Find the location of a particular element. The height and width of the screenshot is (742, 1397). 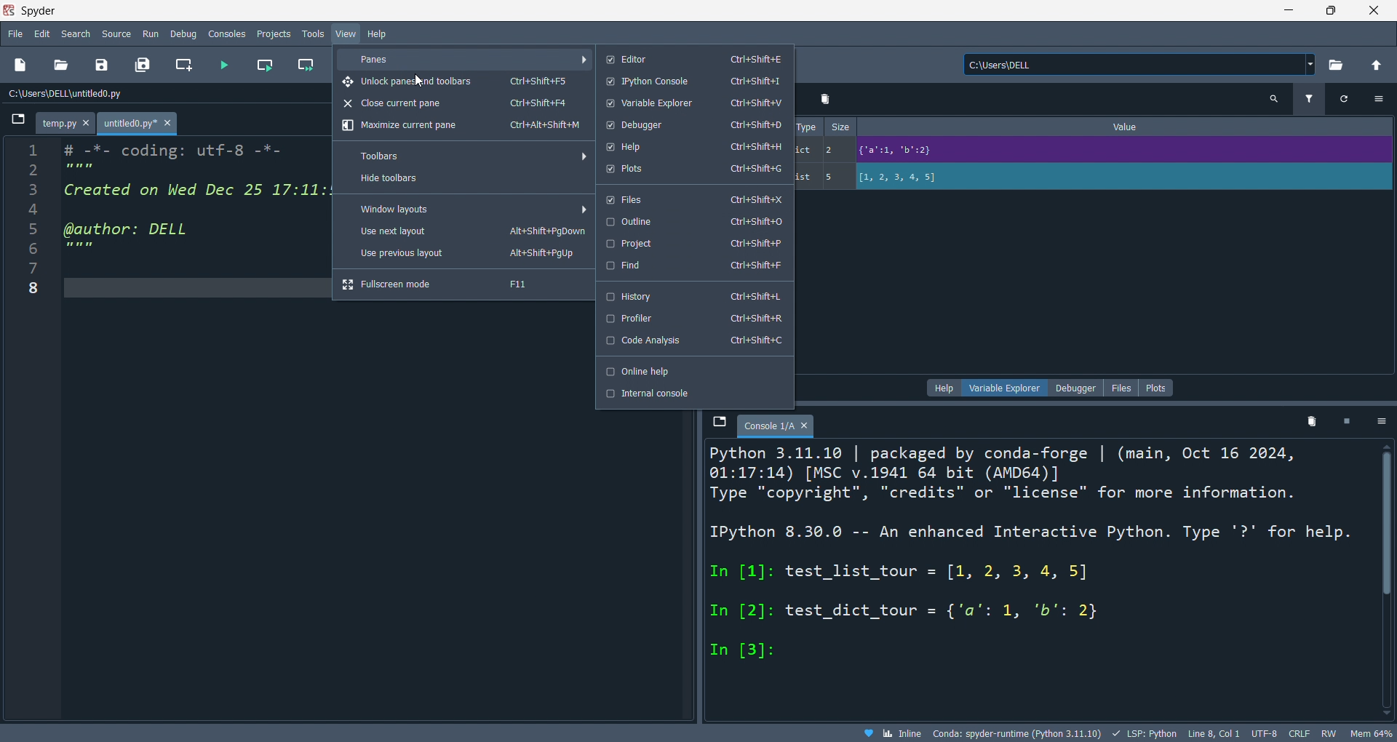

new file is located at coordinates (22, 65).